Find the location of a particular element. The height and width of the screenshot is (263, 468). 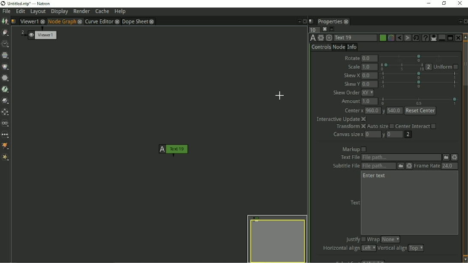

Rotate is located at coordinates (351, 57).